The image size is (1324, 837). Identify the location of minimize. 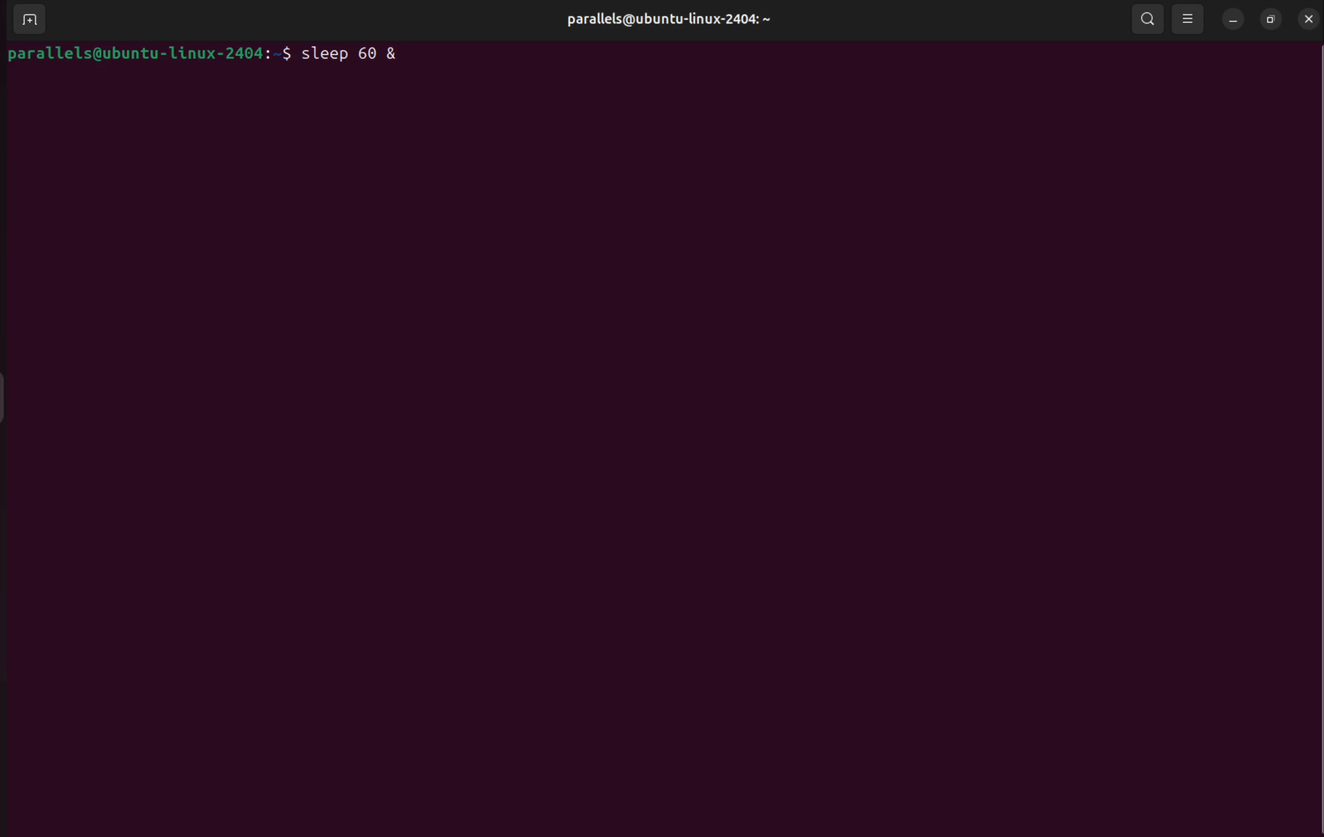
(1234, 20).